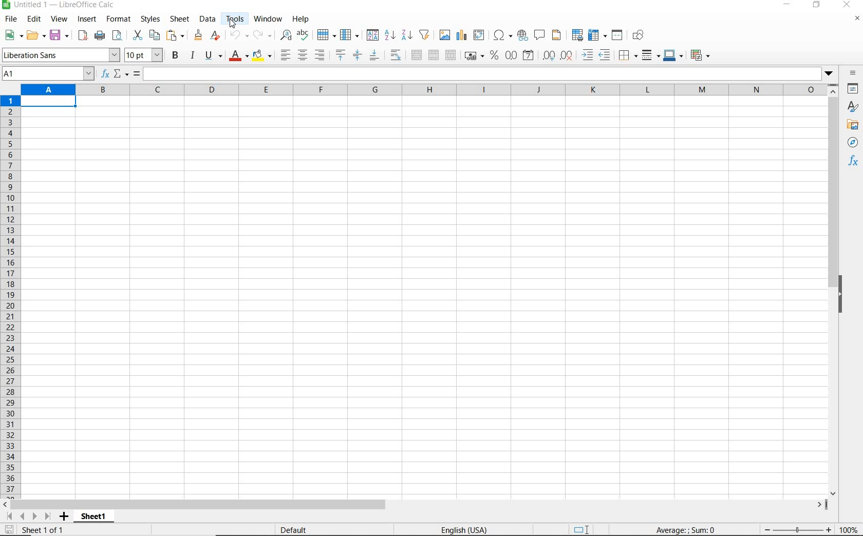  Describe the element at coordinates (59, 19) in the screenshot. I see `view` at that location.